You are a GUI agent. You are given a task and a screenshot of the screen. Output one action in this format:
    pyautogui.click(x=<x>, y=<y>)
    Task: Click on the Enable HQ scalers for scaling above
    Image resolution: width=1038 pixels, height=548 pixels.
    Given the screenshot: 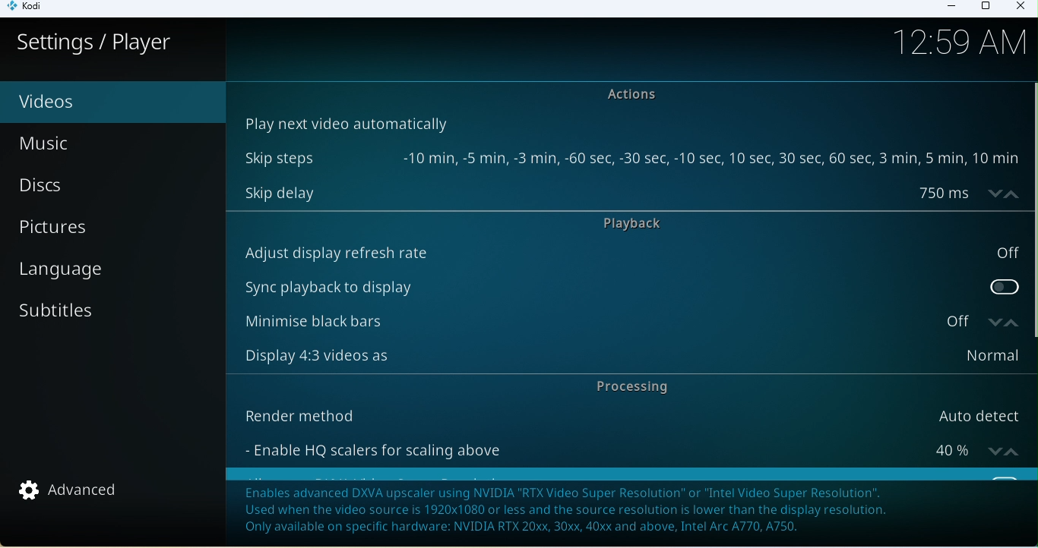 What is the action you would take?
    pyautogui.click(x=608, y=447)
    